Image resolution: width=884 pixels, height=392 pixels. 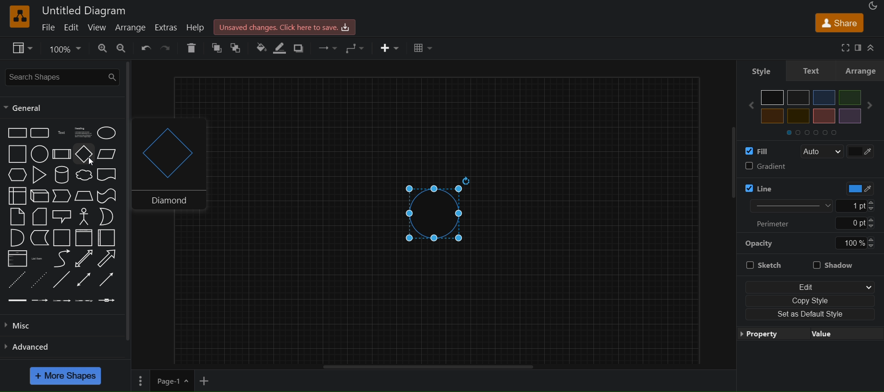 I want to click on ellipse, so click(x=108, y=133).